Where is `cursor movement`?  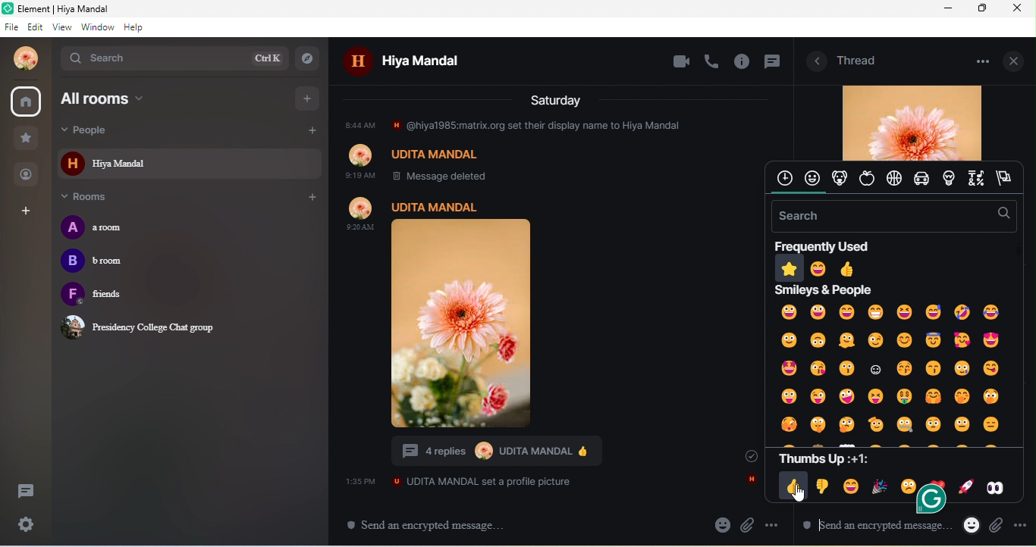 cursor movement is located at coordinates (799, 495).